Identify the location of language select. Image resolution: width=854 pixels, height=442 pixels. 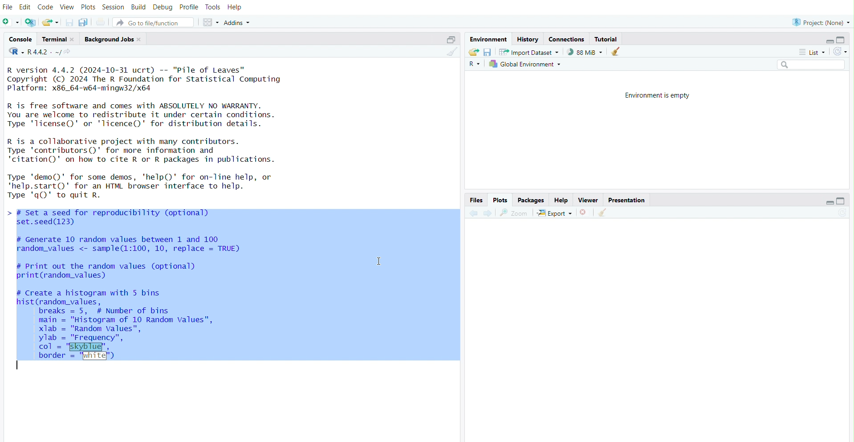
(475, 65).